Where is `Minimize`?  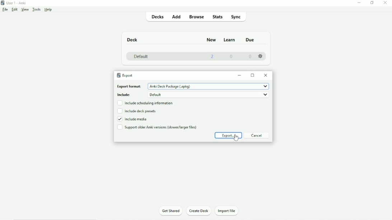 Minimize is located at coordinates (240, 76).